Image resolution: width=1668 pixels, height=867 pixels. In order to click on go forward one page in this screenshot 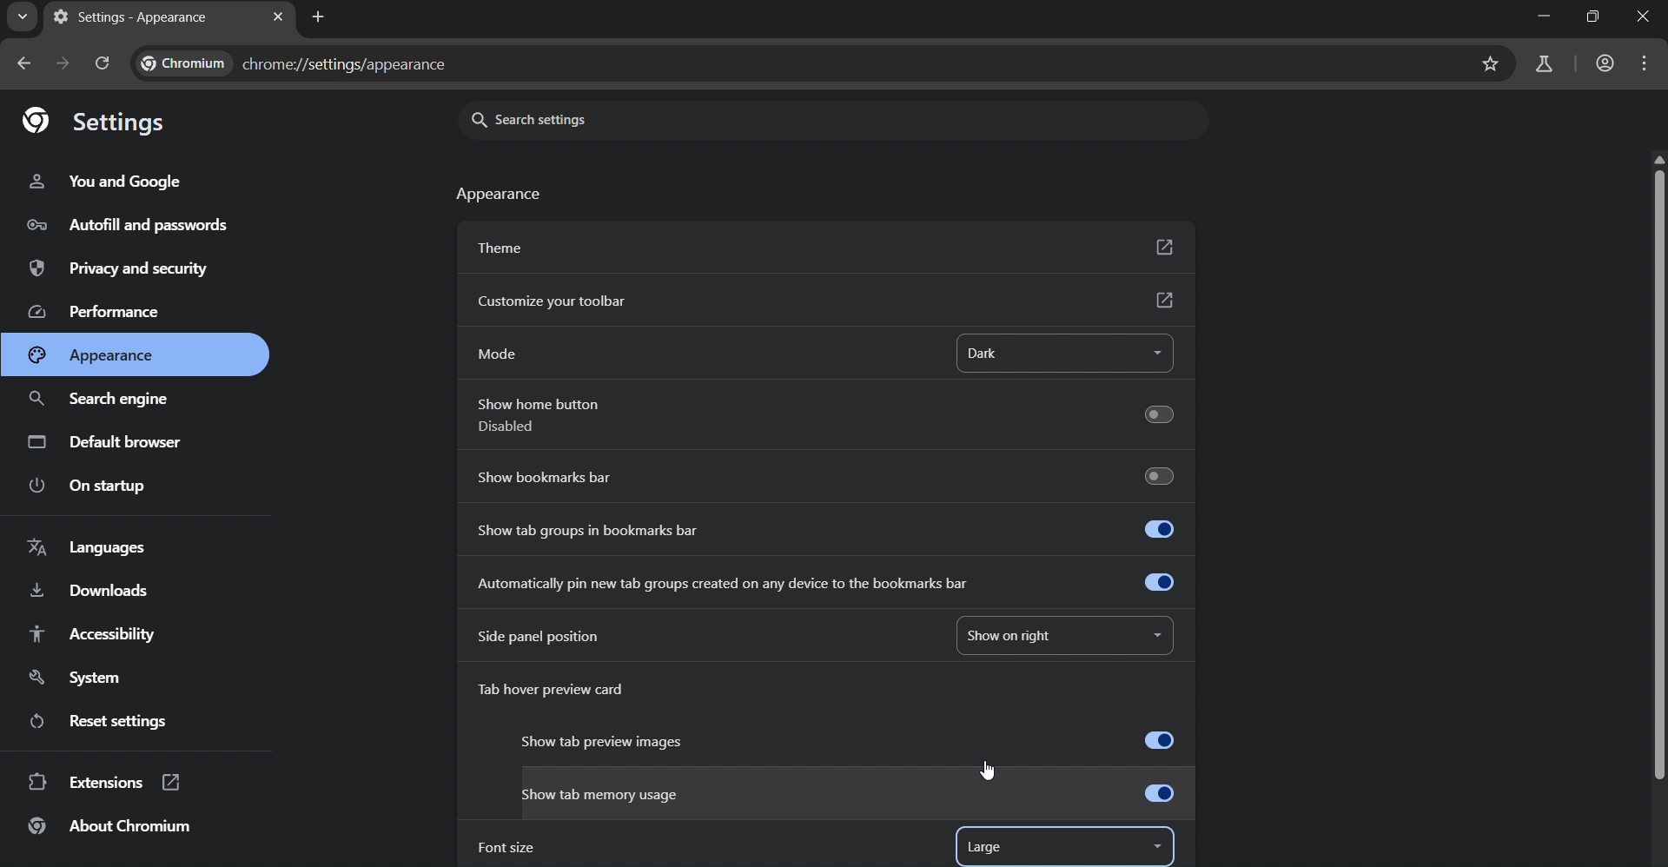, I will do `click(61, 64)`.